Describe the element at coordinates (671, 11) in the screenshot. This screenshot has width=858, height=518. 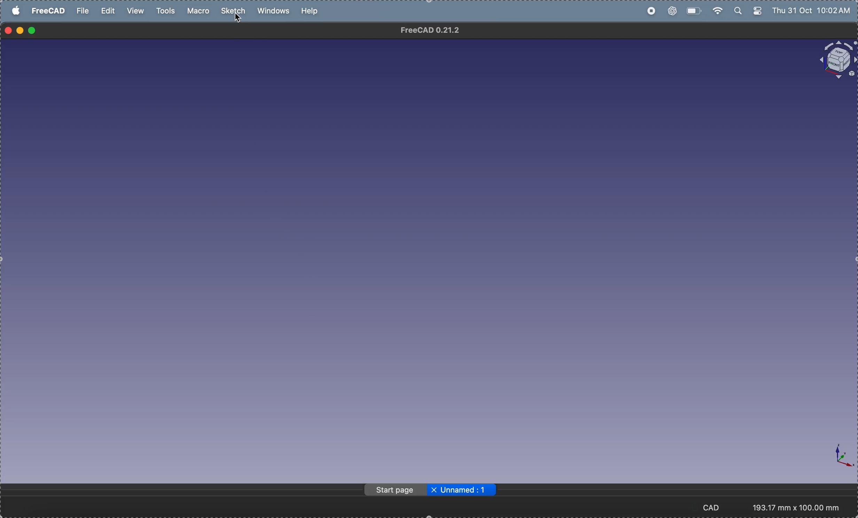
I see `chatgpt` at that location.